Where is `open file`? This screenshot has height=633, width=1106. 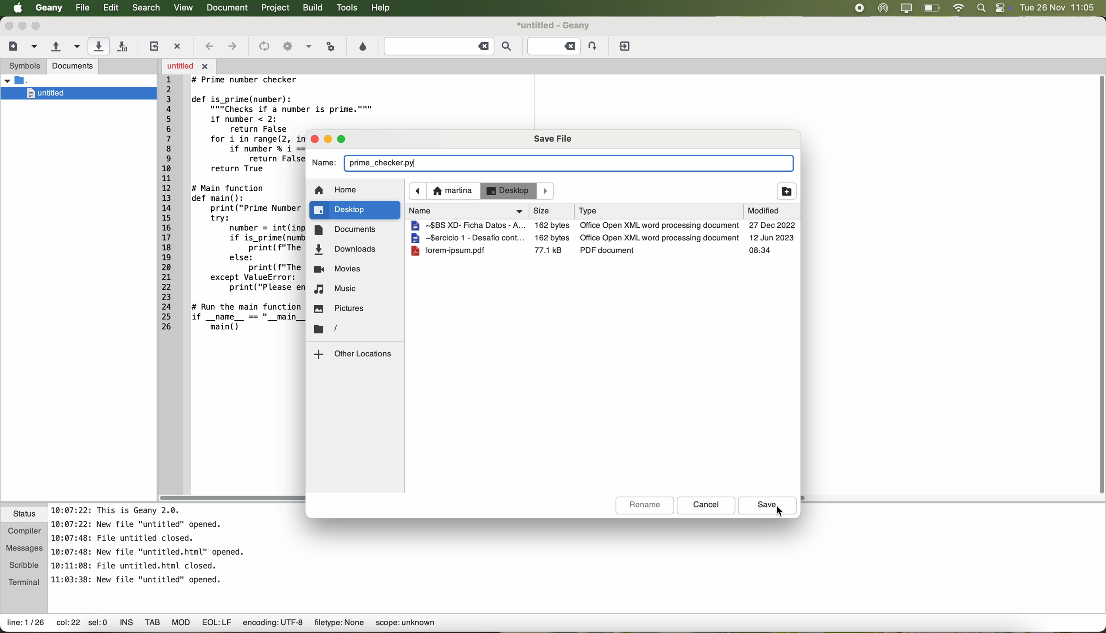 open file is located at coordinates (189, 66).